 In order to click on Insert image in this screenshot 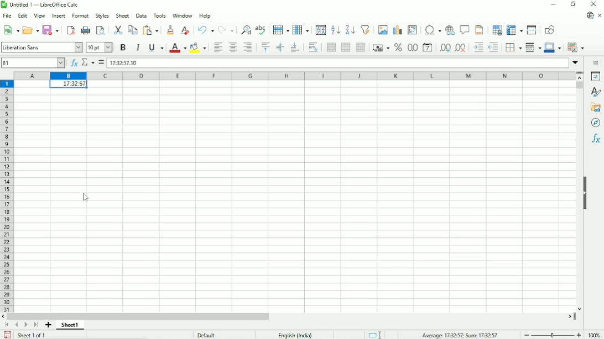, I will do `click(383, 29)`.